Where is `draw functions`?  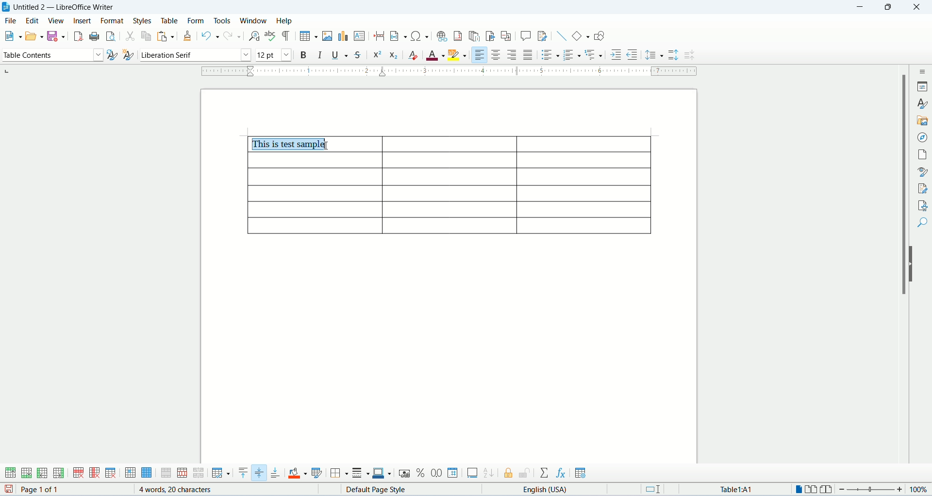
draw functions is located at coordinates (599, 35).